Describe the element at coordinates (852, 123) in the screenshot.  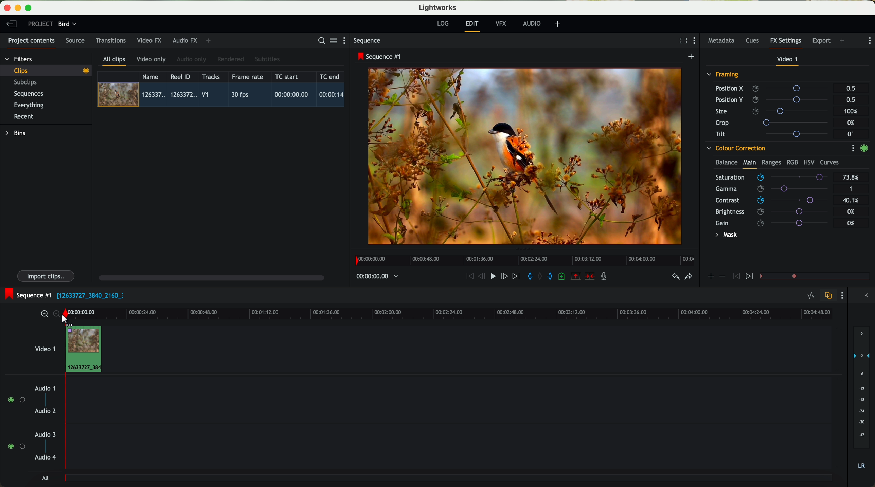
I see `0%` at that location.